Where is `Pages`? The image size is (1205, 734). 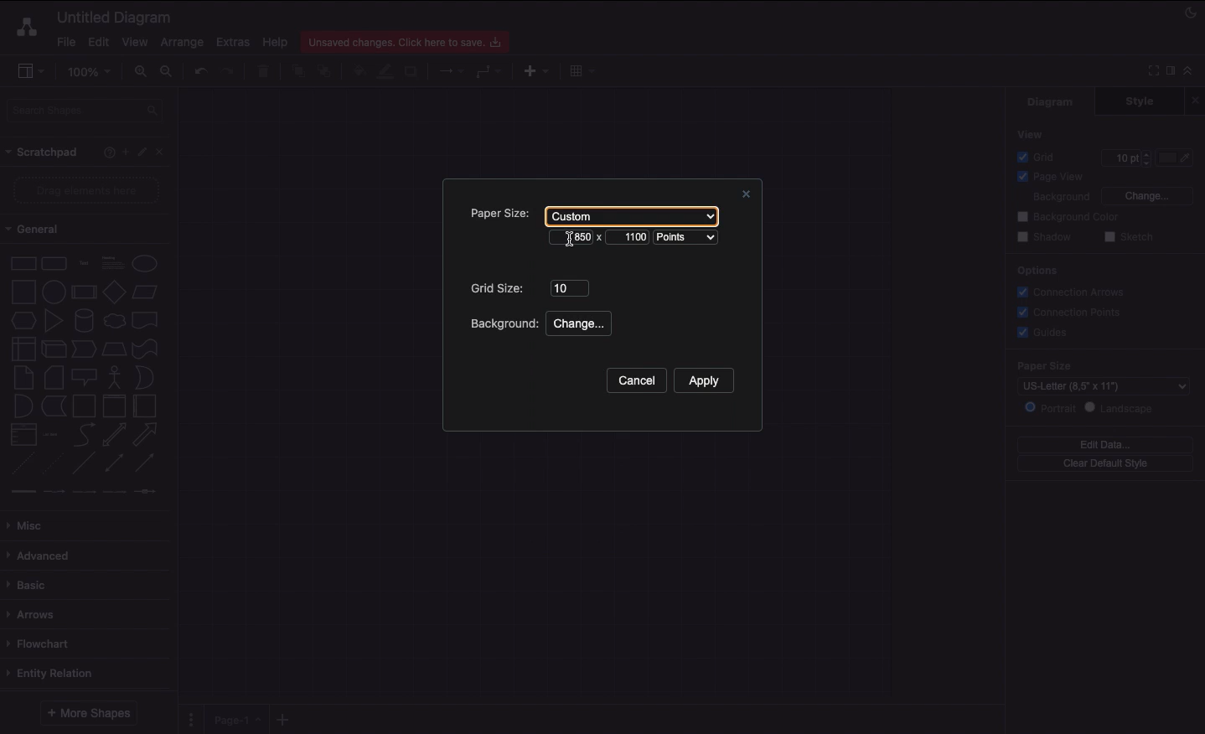
Pages is located at coordinates (188, 720).